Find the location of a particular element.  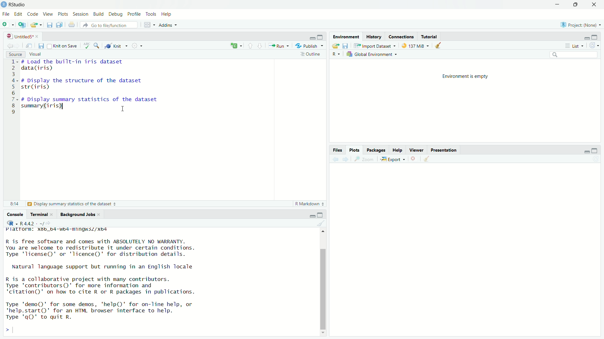

View is located at coordinates (48, 14).